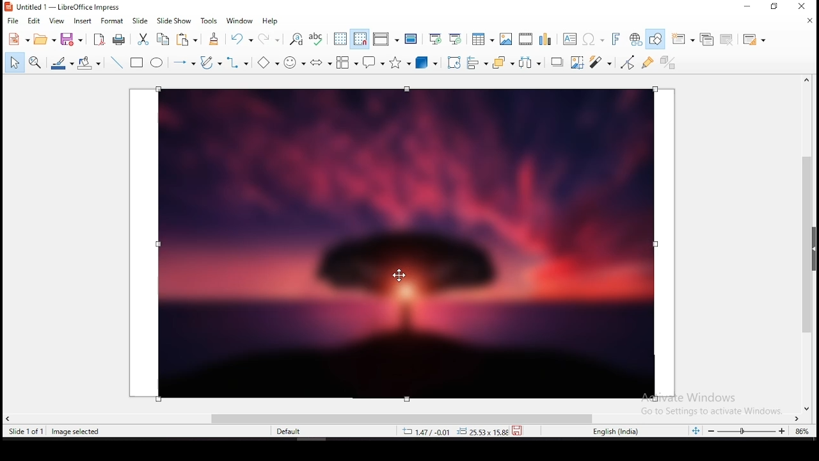  Describe the element at coordinates (138, 62) in the screenshot. I see `rectangle tool` at that location.